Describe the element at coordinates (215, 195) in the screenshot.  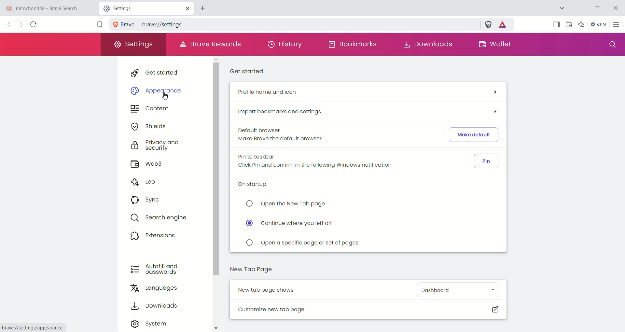
I see `vertical scroll bar` at that location.